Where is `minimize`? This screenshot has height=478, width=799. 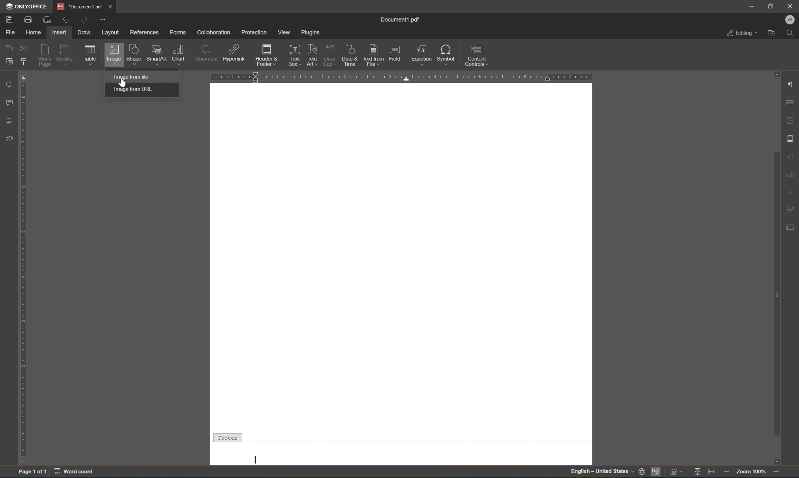
minimize is located at coordinates (752, 5).